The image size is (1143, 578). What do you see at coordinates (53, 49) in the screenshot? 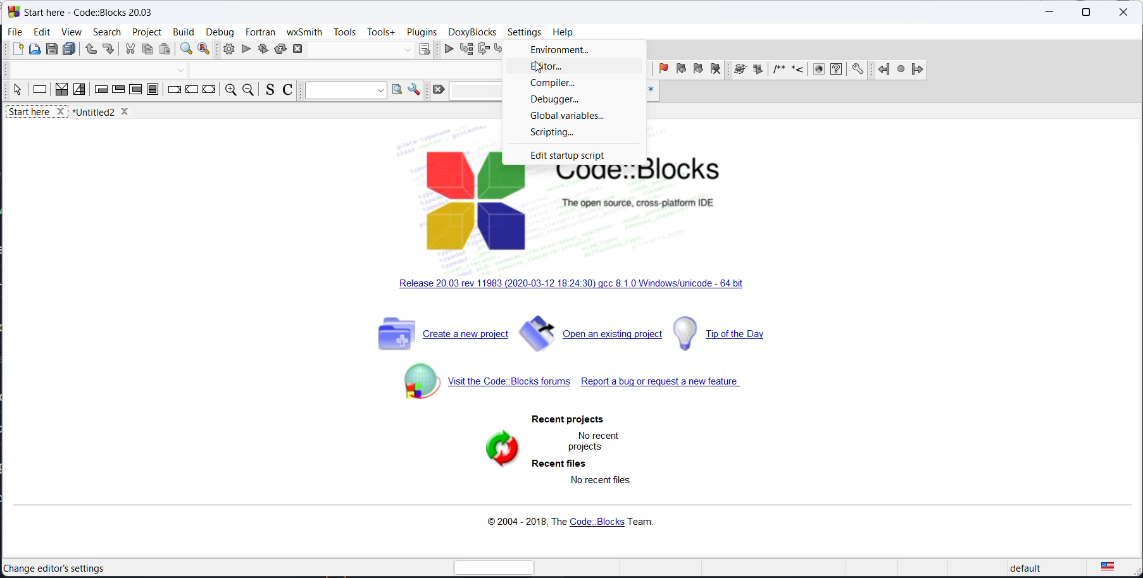
I see `save` at bounding box center [53, 49].